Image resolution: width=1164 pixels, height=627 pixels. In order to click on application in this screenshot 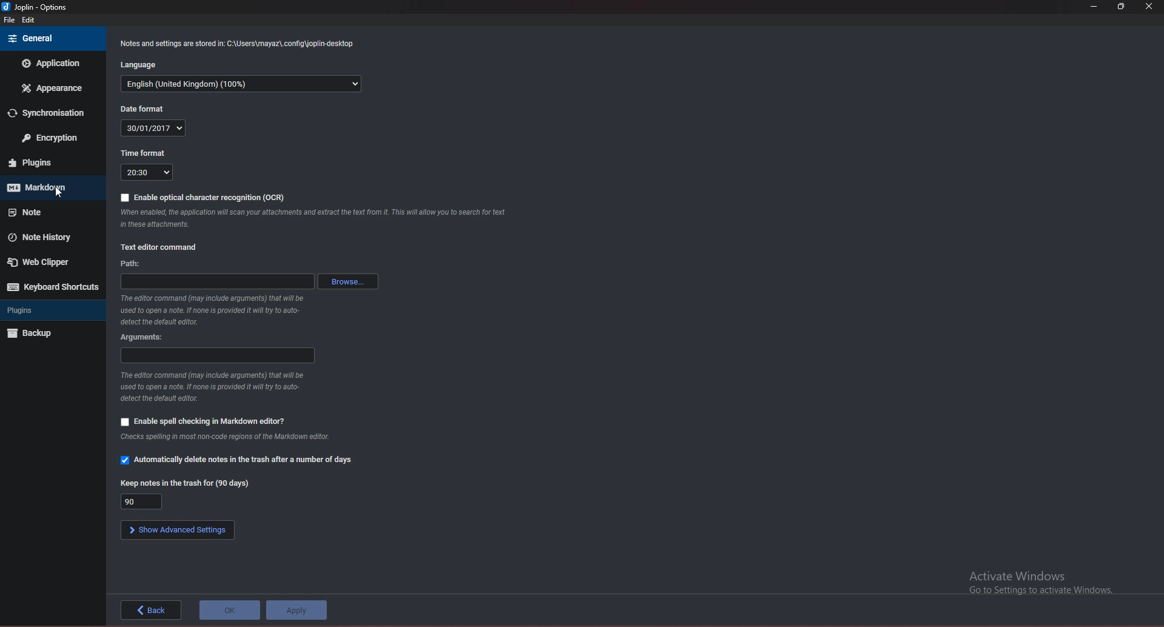, I will do `click(52, 63)`.